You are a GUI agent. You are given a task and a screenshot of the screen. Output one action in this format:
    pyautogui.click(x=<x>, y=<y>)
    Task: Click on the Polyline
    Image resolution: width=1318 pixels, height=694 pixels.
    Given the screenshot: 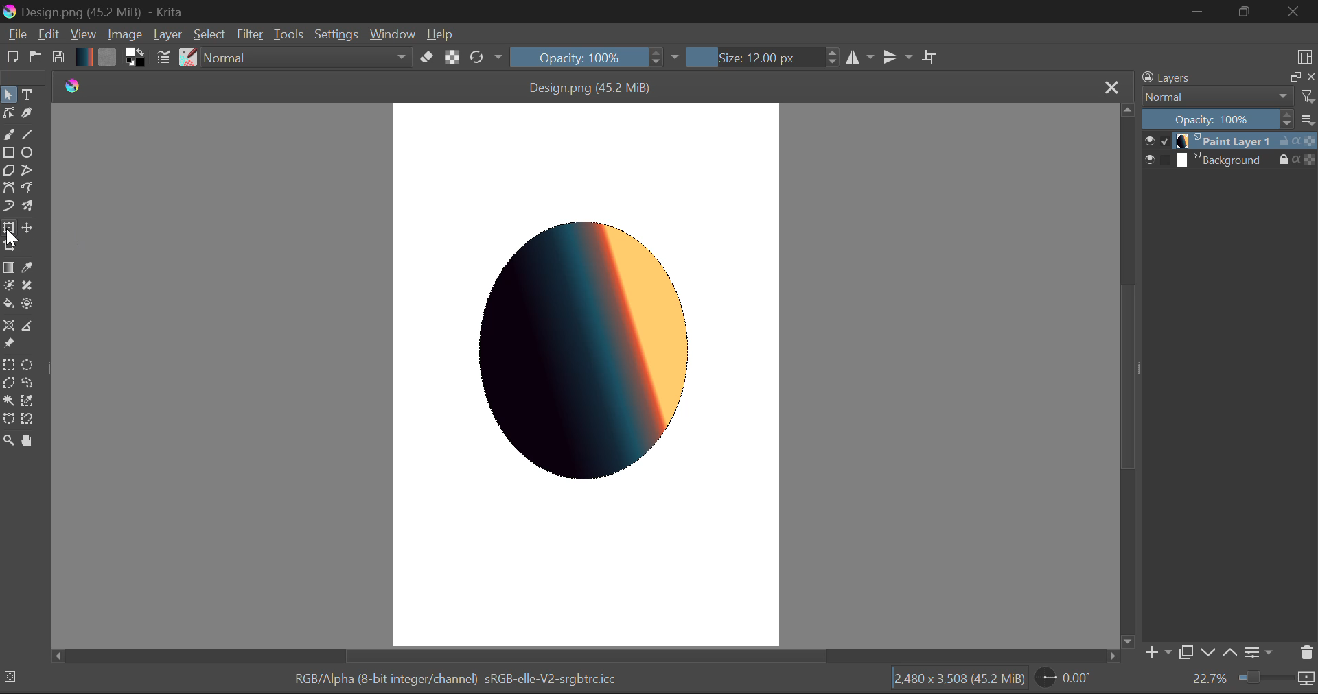 What is the action you would take?
    pyautogui.click(x=28, y=171)
    